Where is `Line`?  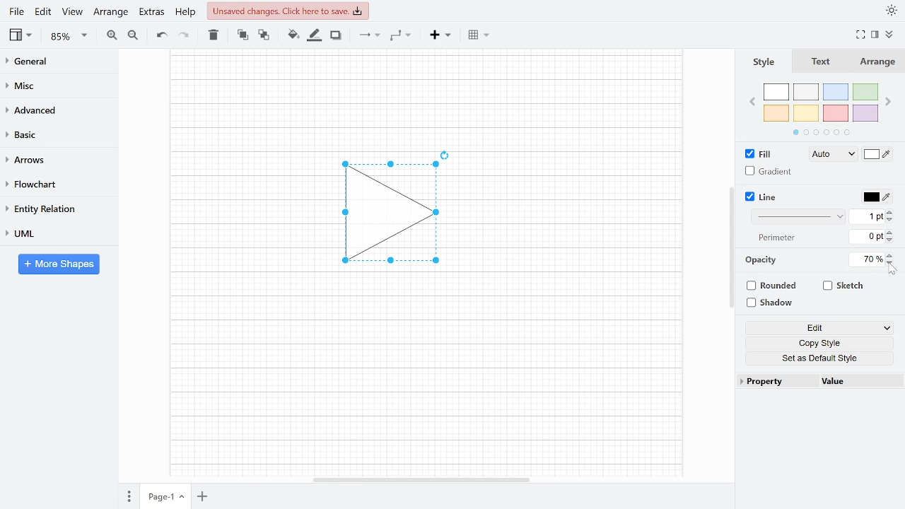
Line is located at coordinates (762, 197).